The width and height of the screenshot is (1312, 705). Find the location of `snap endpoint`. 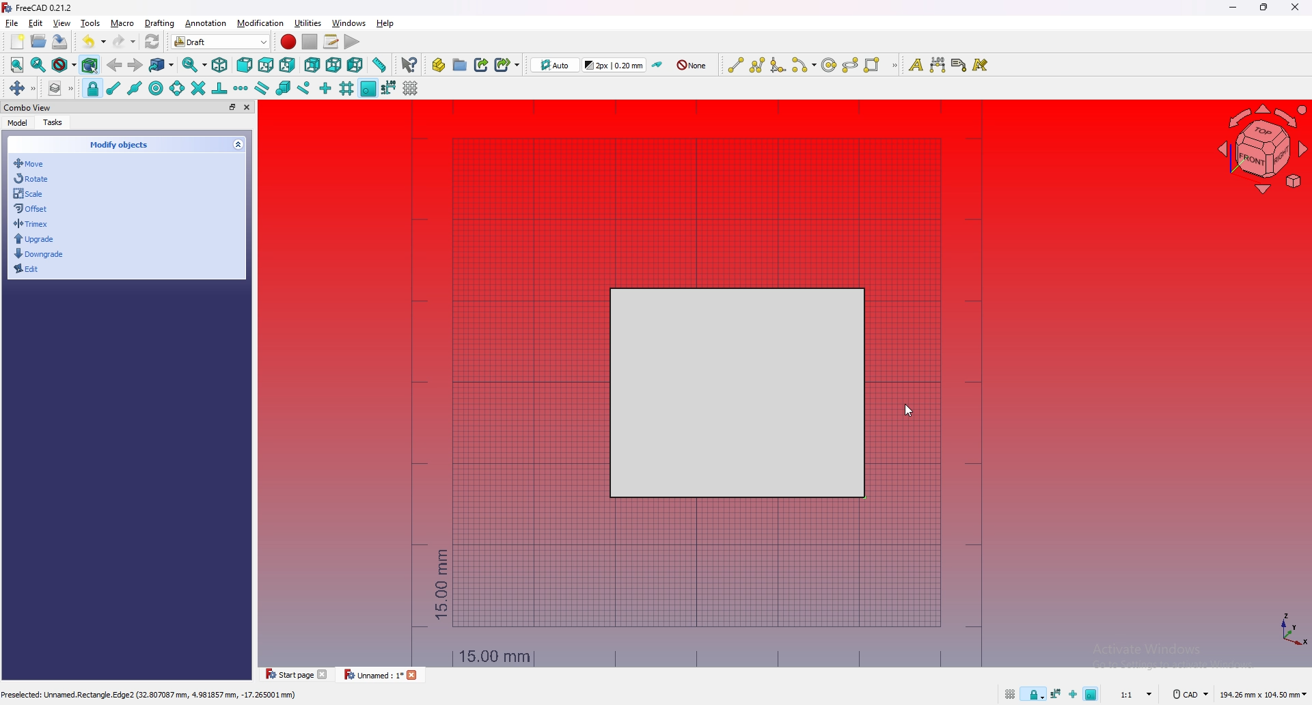

snap endpoint is located at coordinates (113, 89).